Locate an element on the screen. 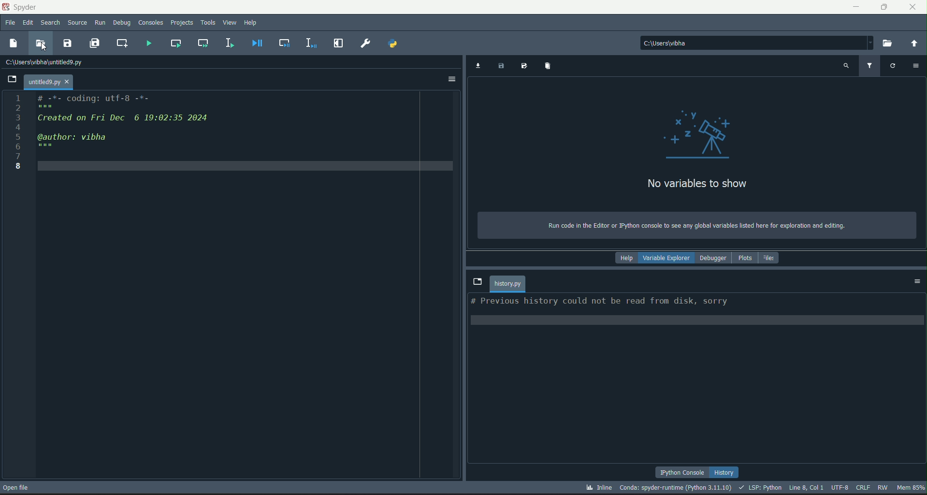 This screenshot has width=927, height=495. new file is located at coordinates (15, 44).